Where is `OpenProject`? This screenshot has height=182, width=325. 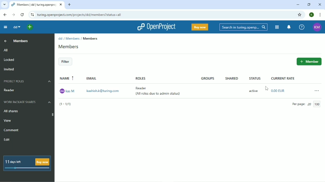 OpenProject is located at coordinates (157, 27).